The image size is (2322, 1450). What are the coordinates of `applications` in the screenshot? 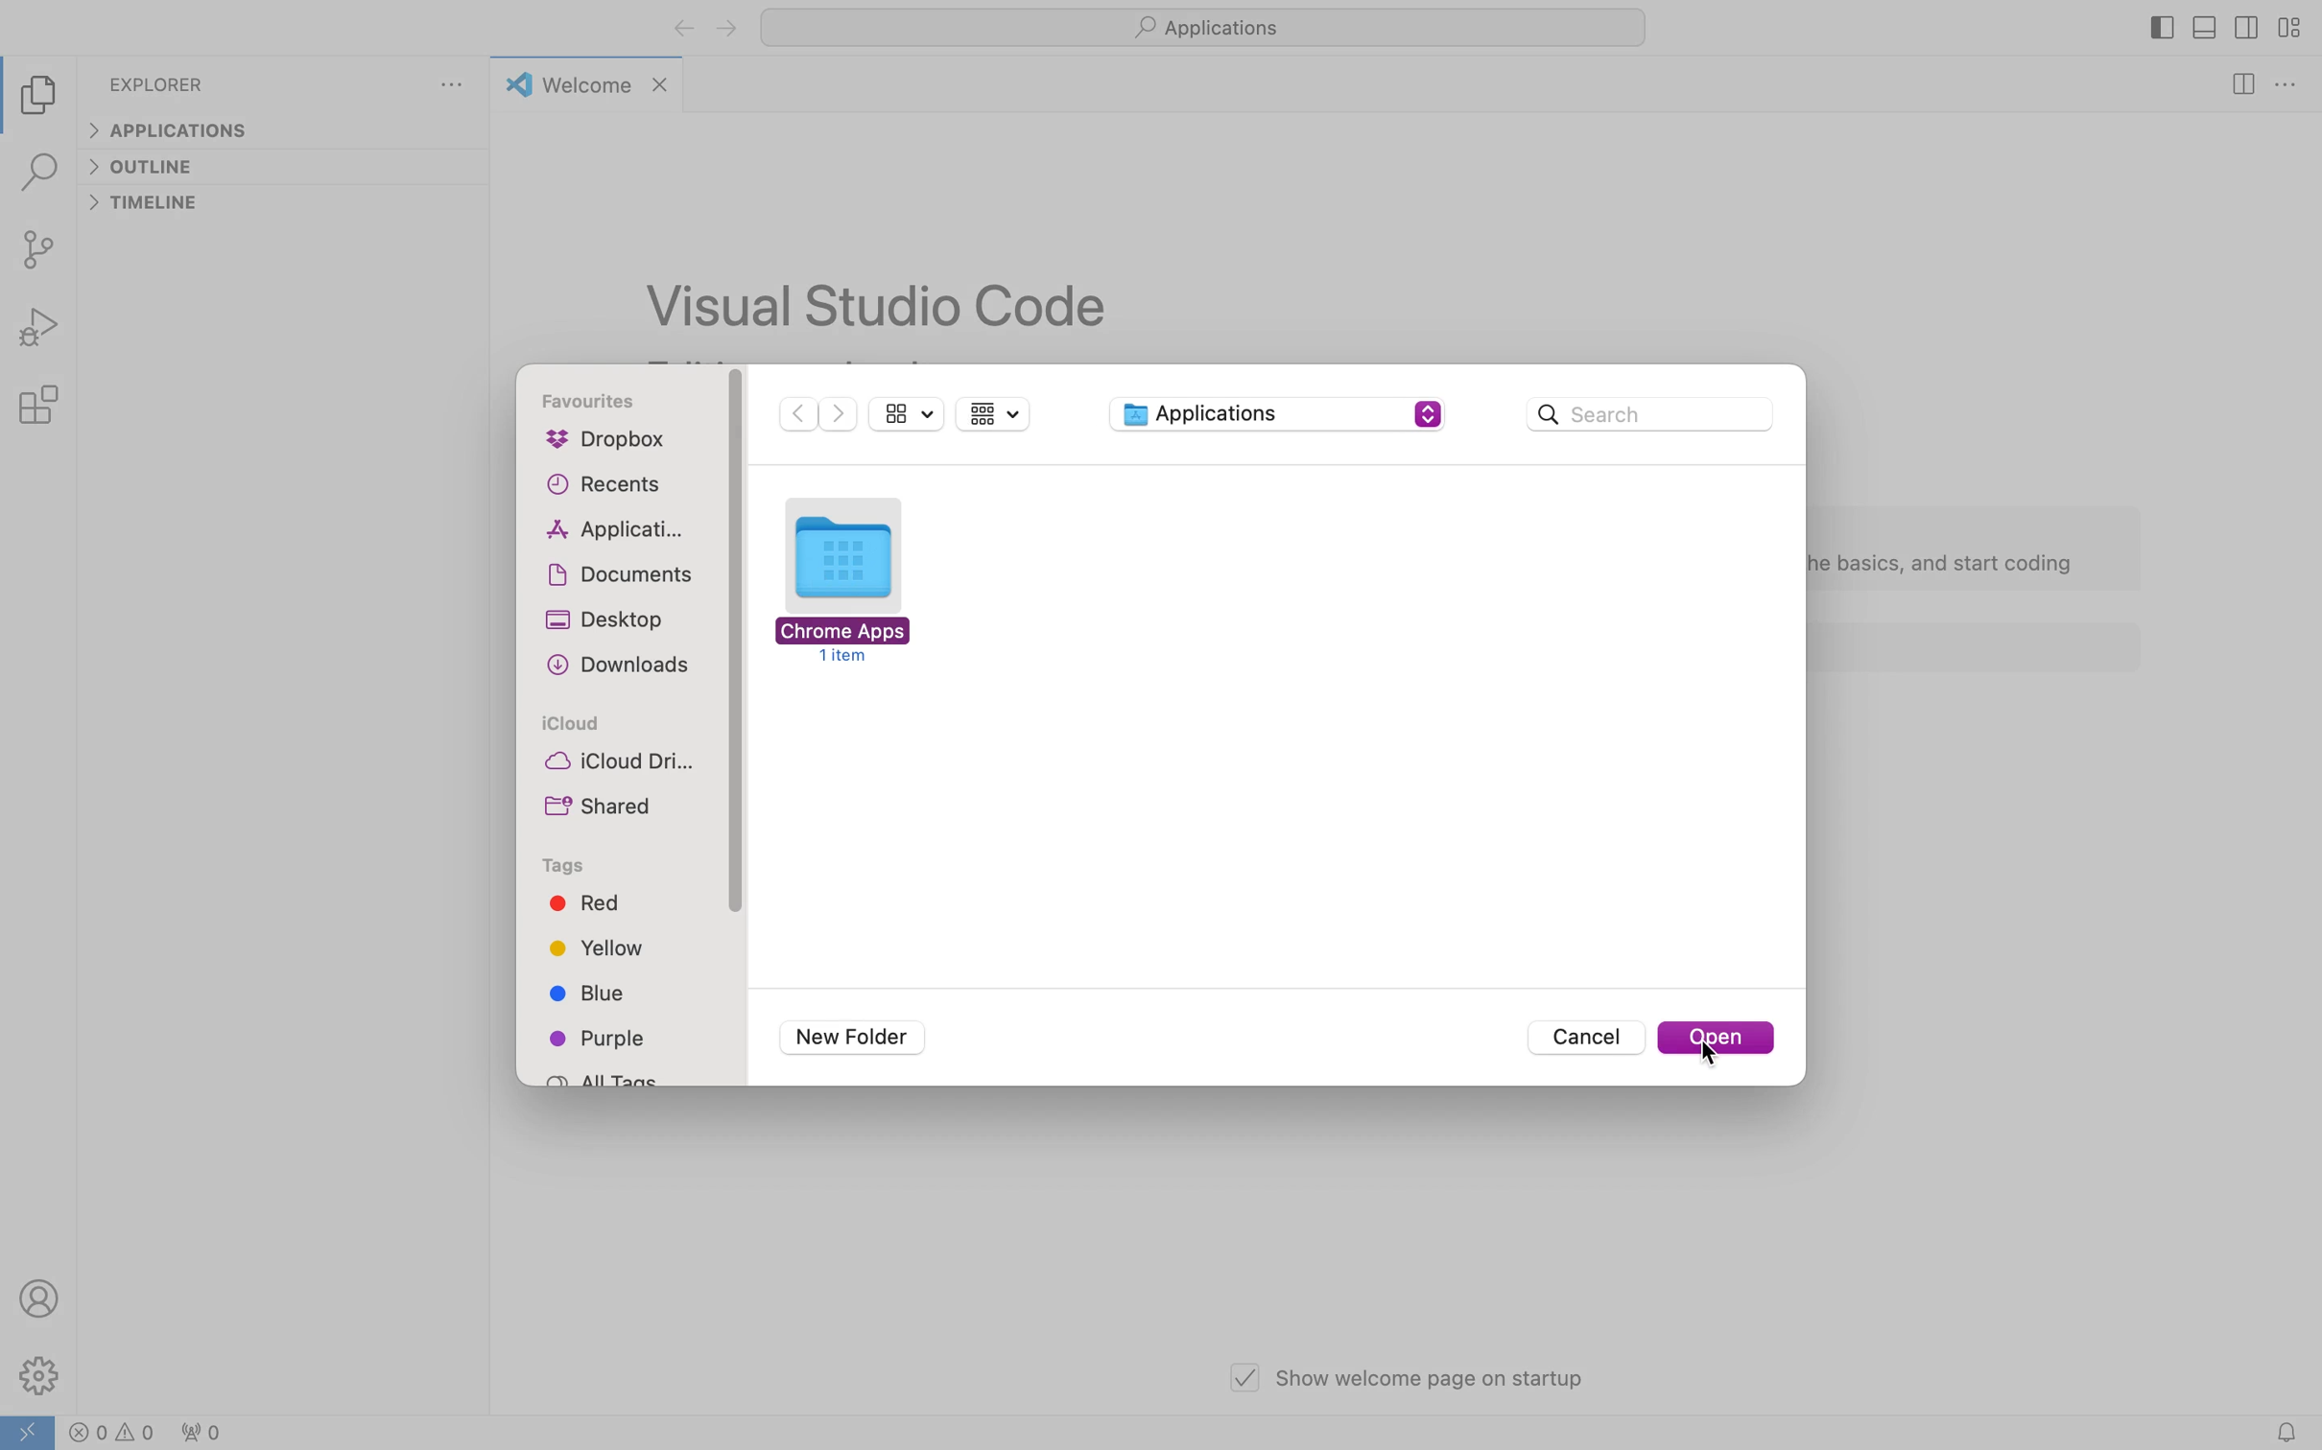 It's located at (1203, 26).